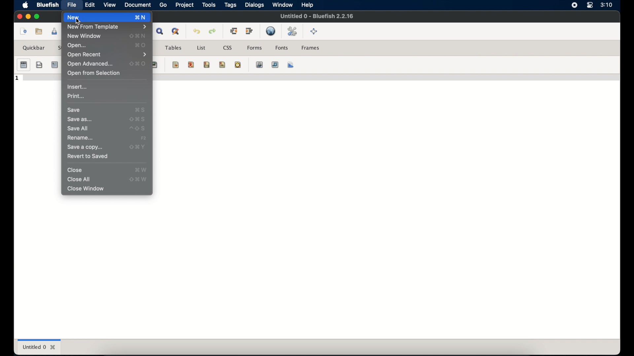 This screenshot has height=356, width=634. I want to click on fonts, so click(282, 48).